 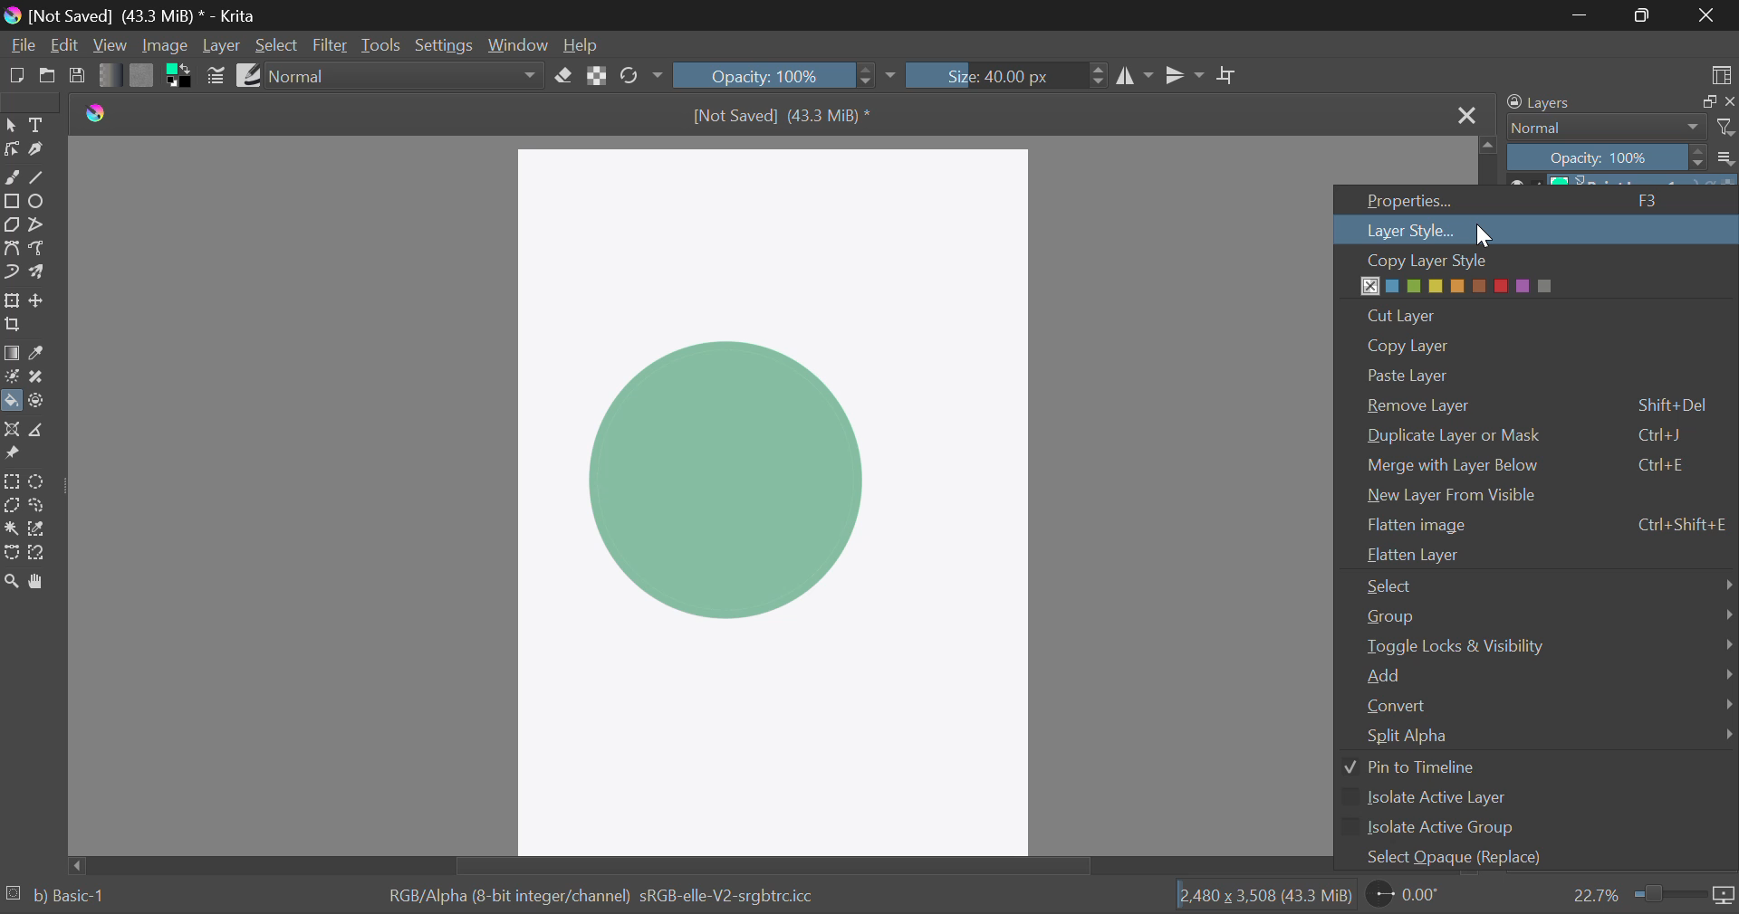 I want to click on Ellipses Selected , so click(x=36, y=201).